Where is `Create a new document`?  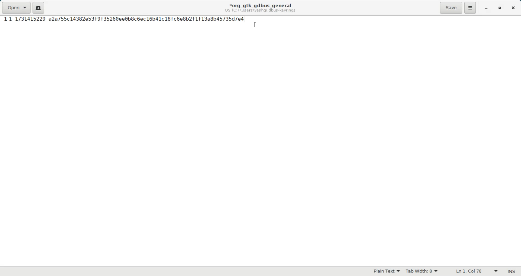
Create a new document is located at coordinates (39, 8).